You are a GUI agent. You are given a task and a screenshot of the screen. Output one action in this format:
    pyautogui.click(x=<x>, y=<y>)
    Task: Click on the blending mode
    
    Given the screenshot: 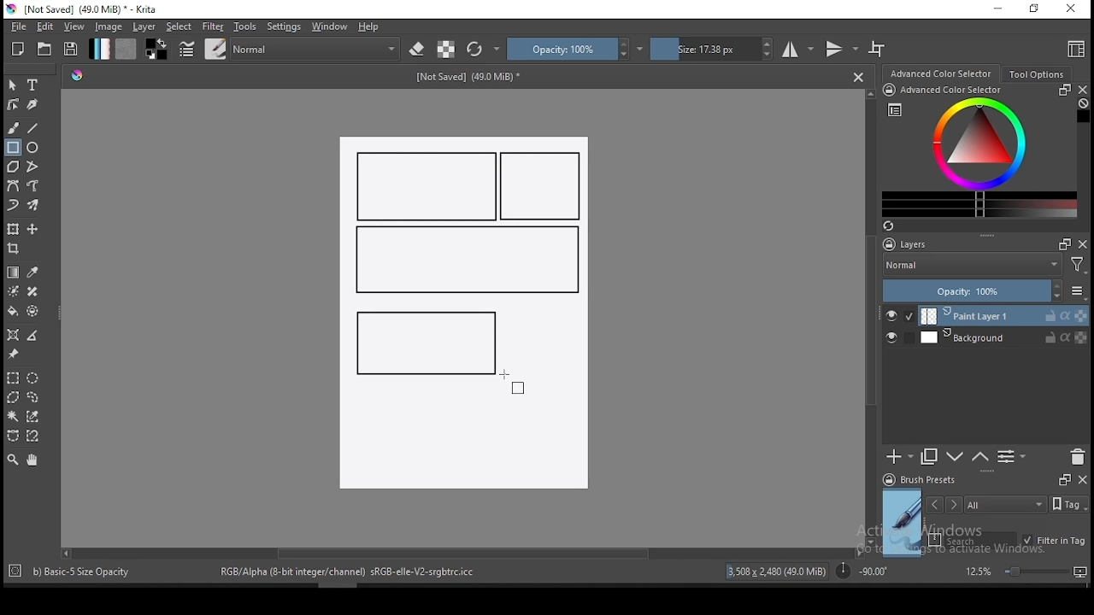 What is the action you would take?
    pyautogui.click(x=971, y=266)
    